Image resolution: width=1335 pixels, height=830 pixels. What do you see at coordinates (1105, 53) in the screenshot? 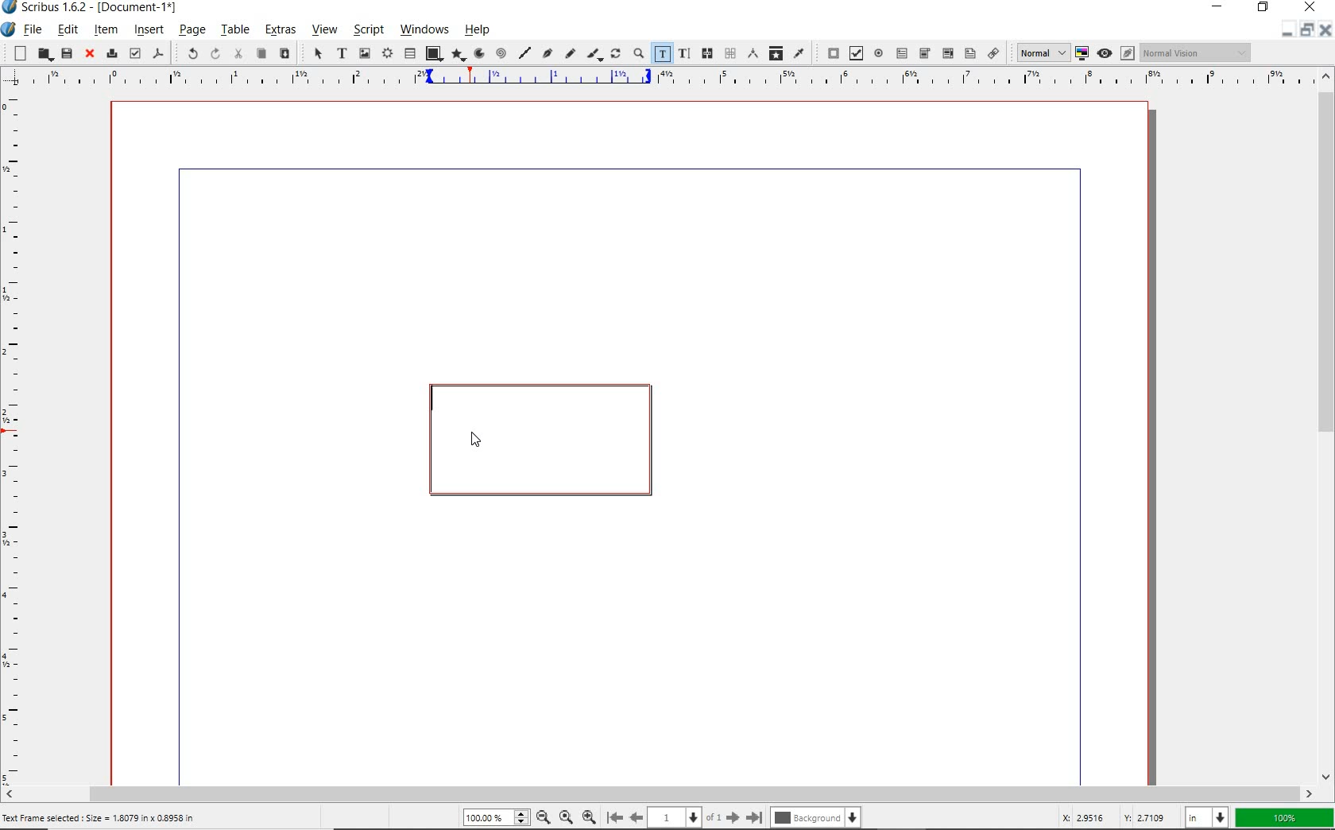
I see `preview mode` at bounding box center [1105, 53].